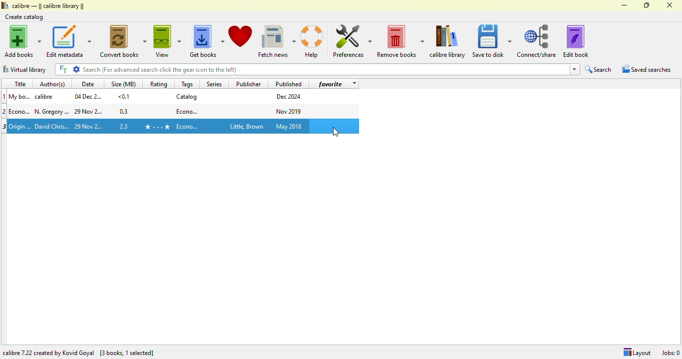  Describe the element at coordinates (188, 127) in the screenshot. I see `tag` at that location.